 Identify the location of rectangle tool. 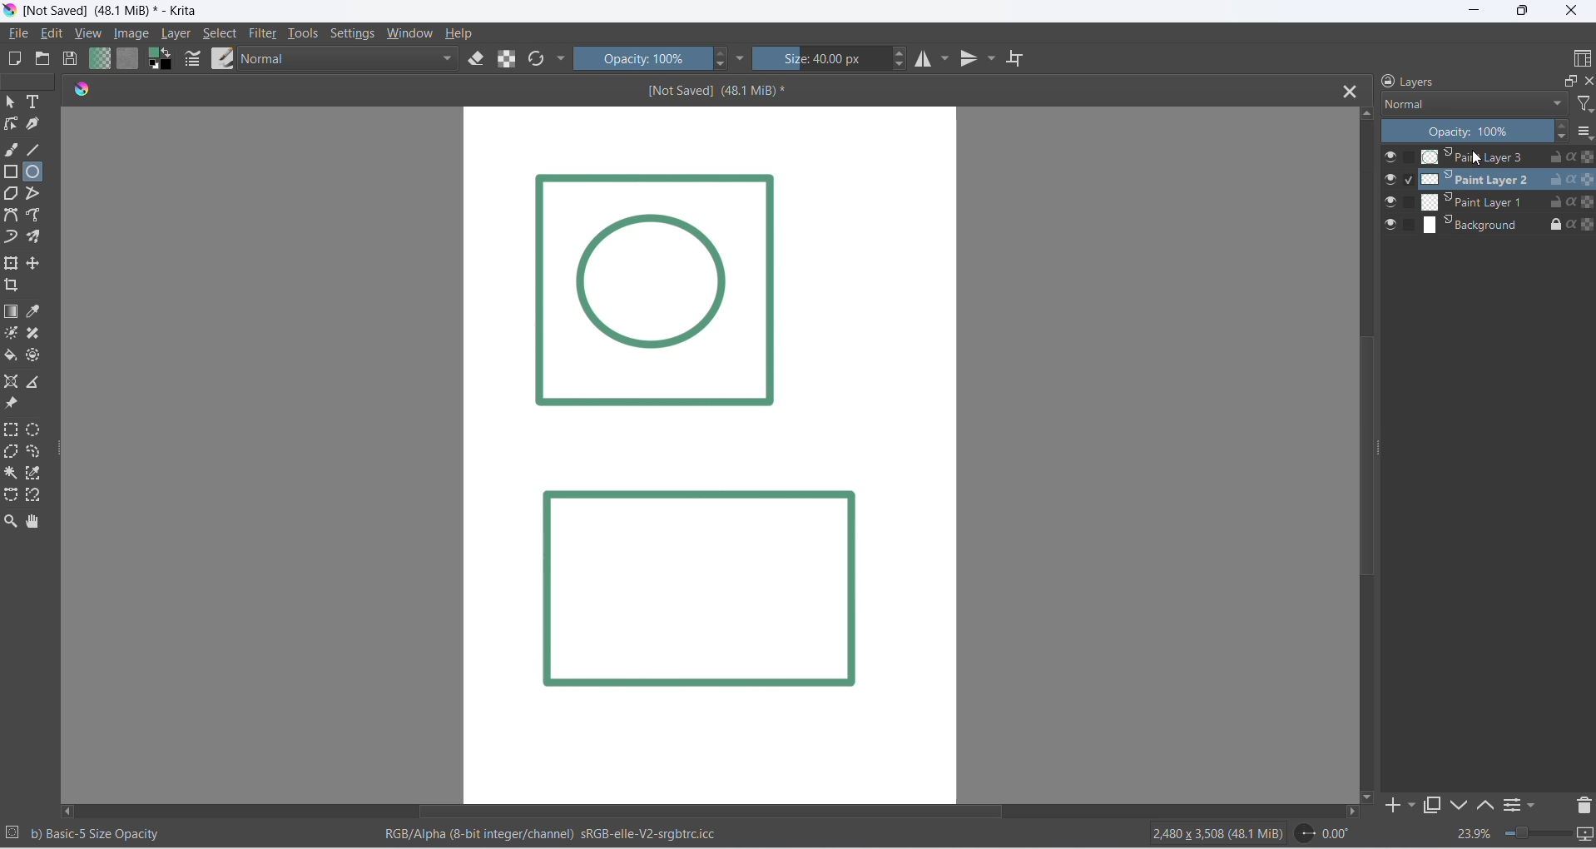
(11, 172).